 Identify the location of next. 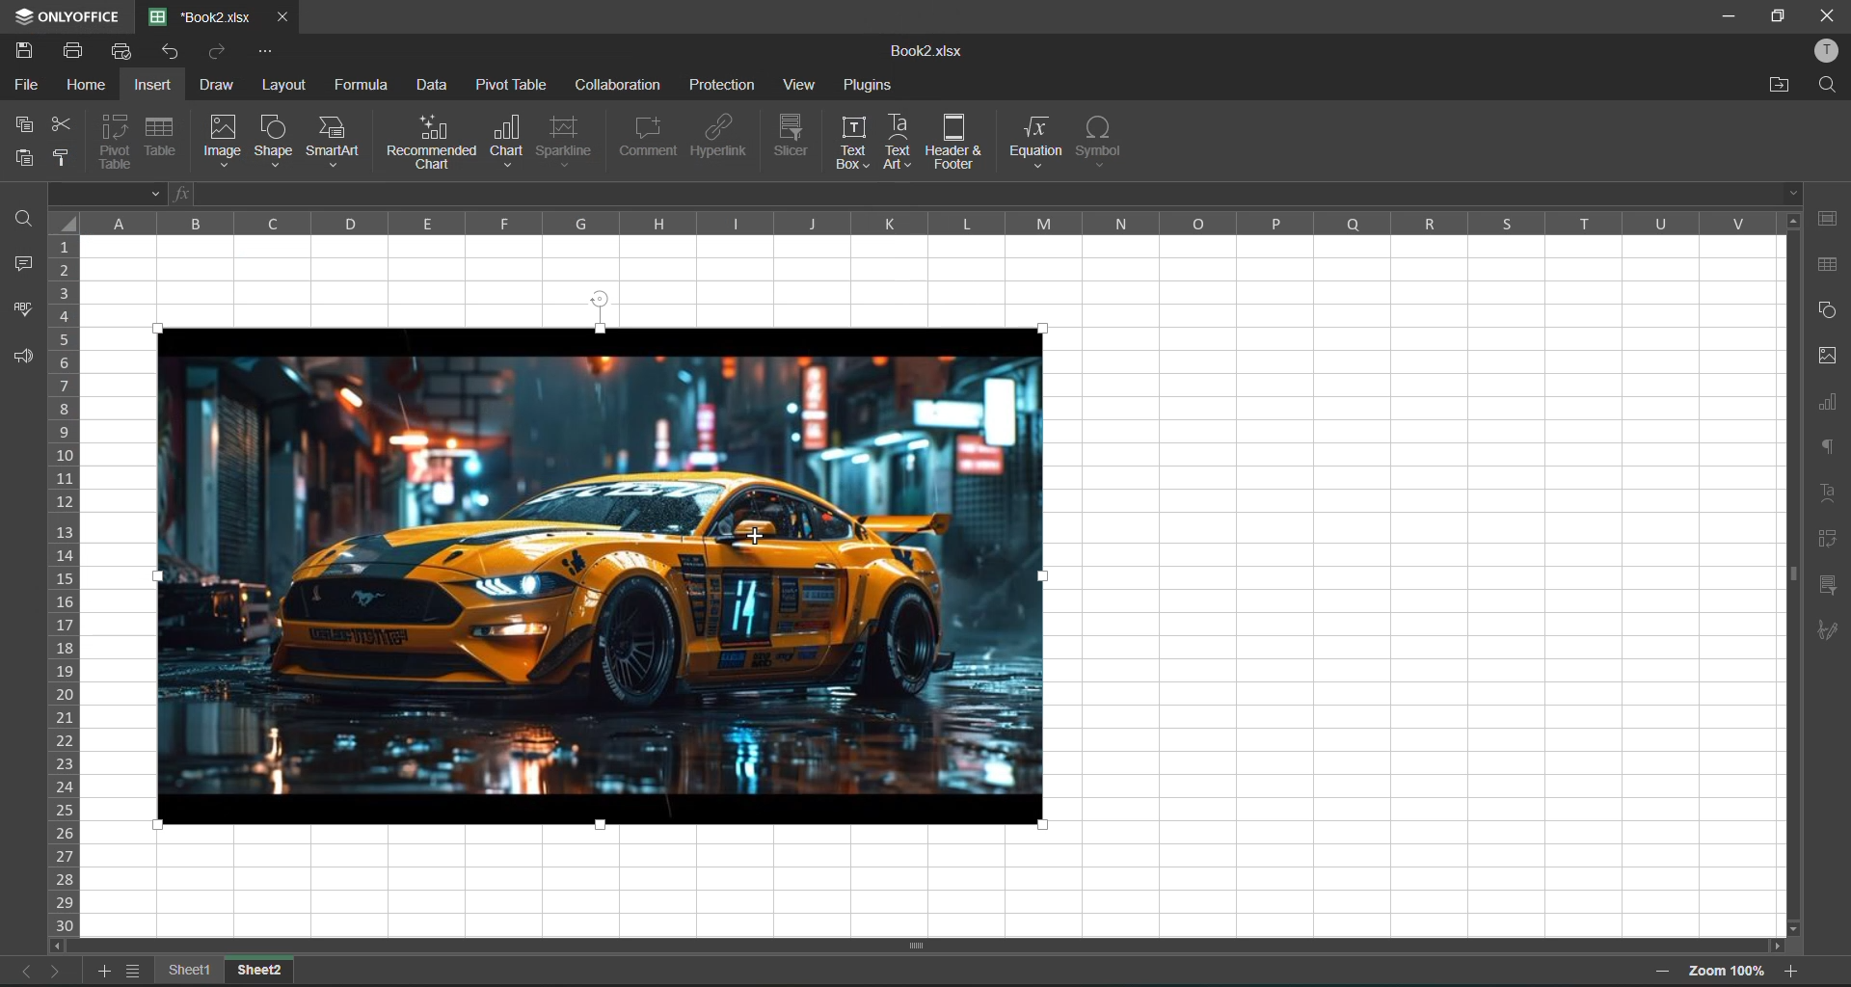
(59, 970).